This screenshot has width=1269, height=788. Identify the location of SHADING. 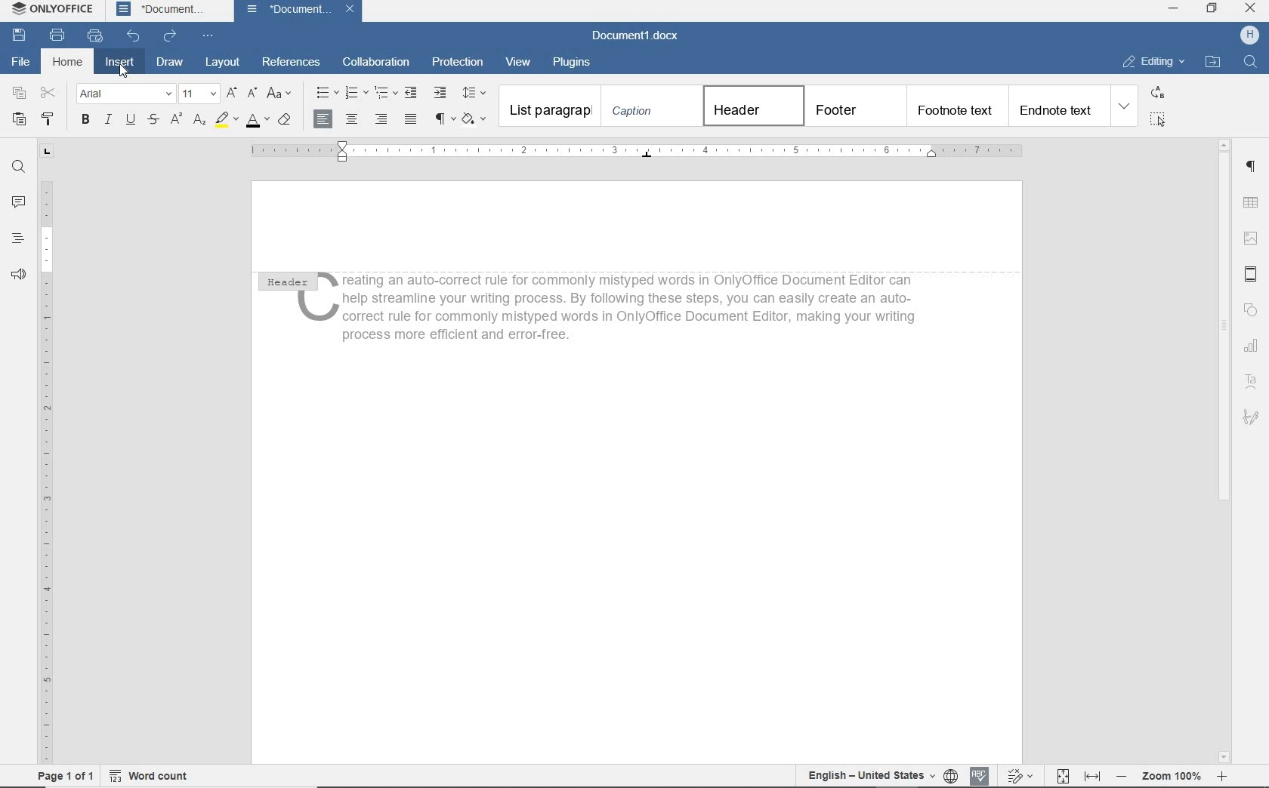
(476, 120).